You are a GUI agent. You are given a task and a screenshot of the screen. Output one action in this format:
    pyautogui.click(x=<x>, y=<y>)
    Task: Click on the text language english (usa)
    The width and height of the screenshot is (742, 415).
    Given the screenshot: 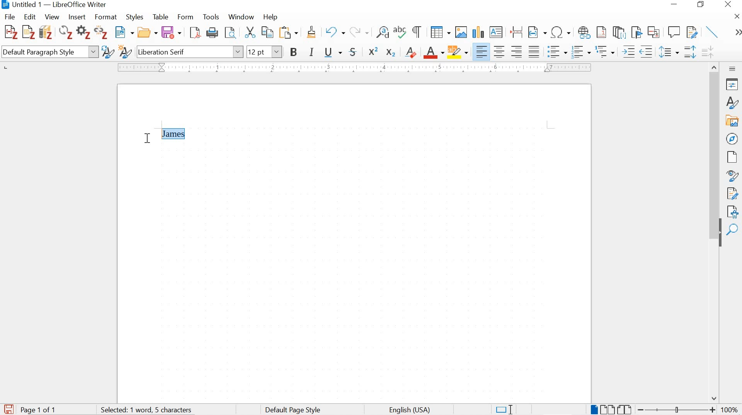 What is the action you would take?
    pyautogui.click(x=408, y=410)
    